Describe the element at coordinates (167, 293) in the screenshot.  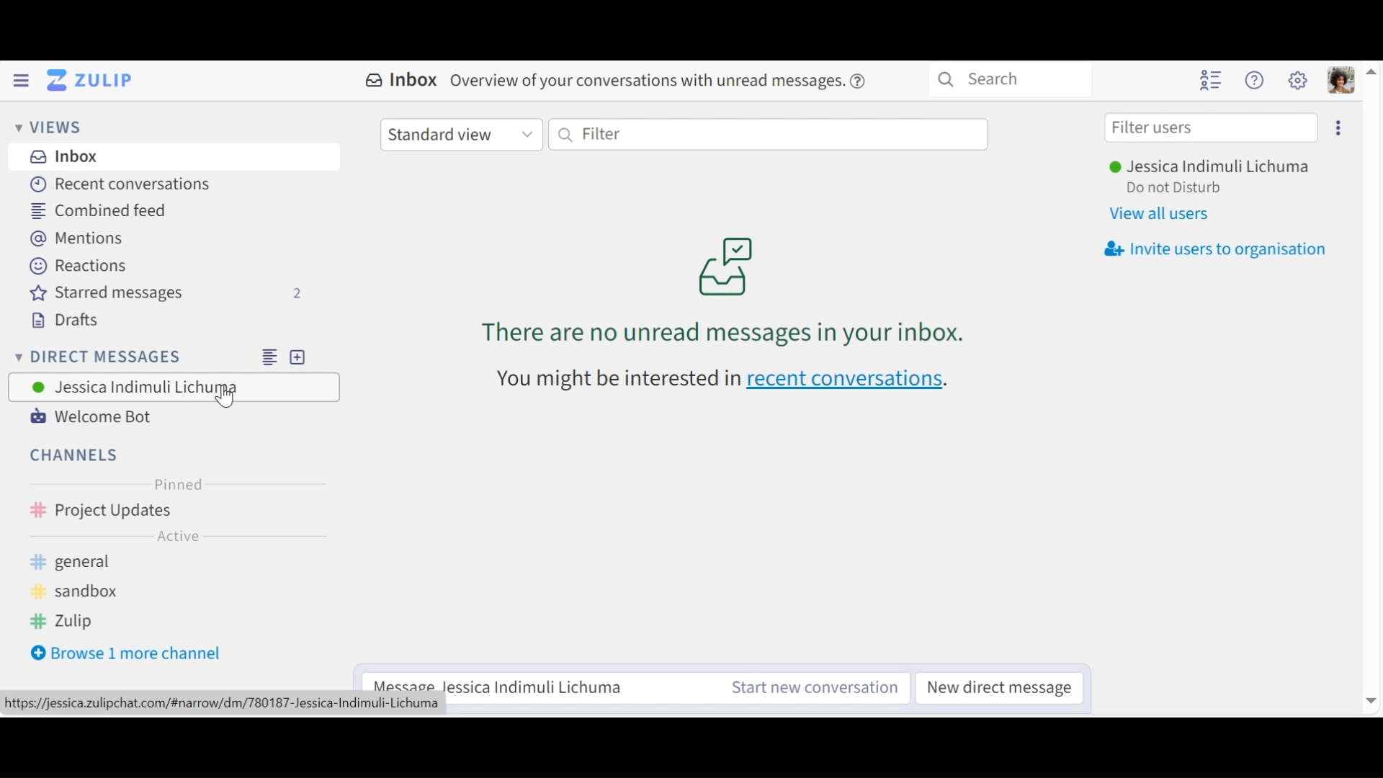
I see `Starred messages` at that location.